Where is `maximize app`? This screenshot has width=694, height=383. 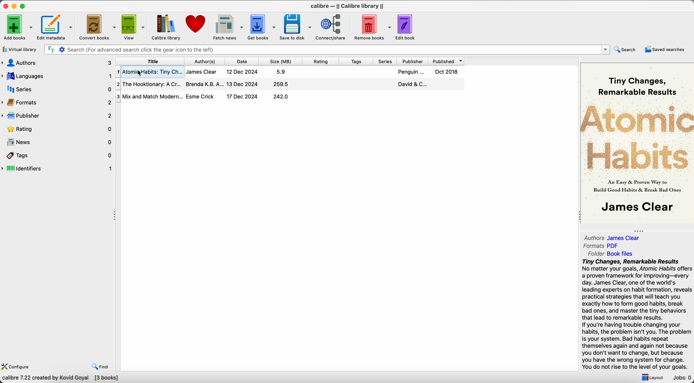
maximize app is located at coordinates (24, 6).